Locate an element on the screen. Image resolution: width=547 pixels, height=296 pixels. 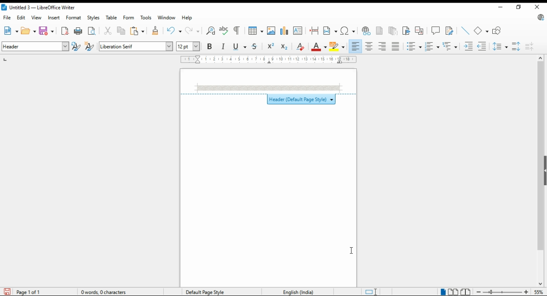
insert line is located at coordinates (465, 30).